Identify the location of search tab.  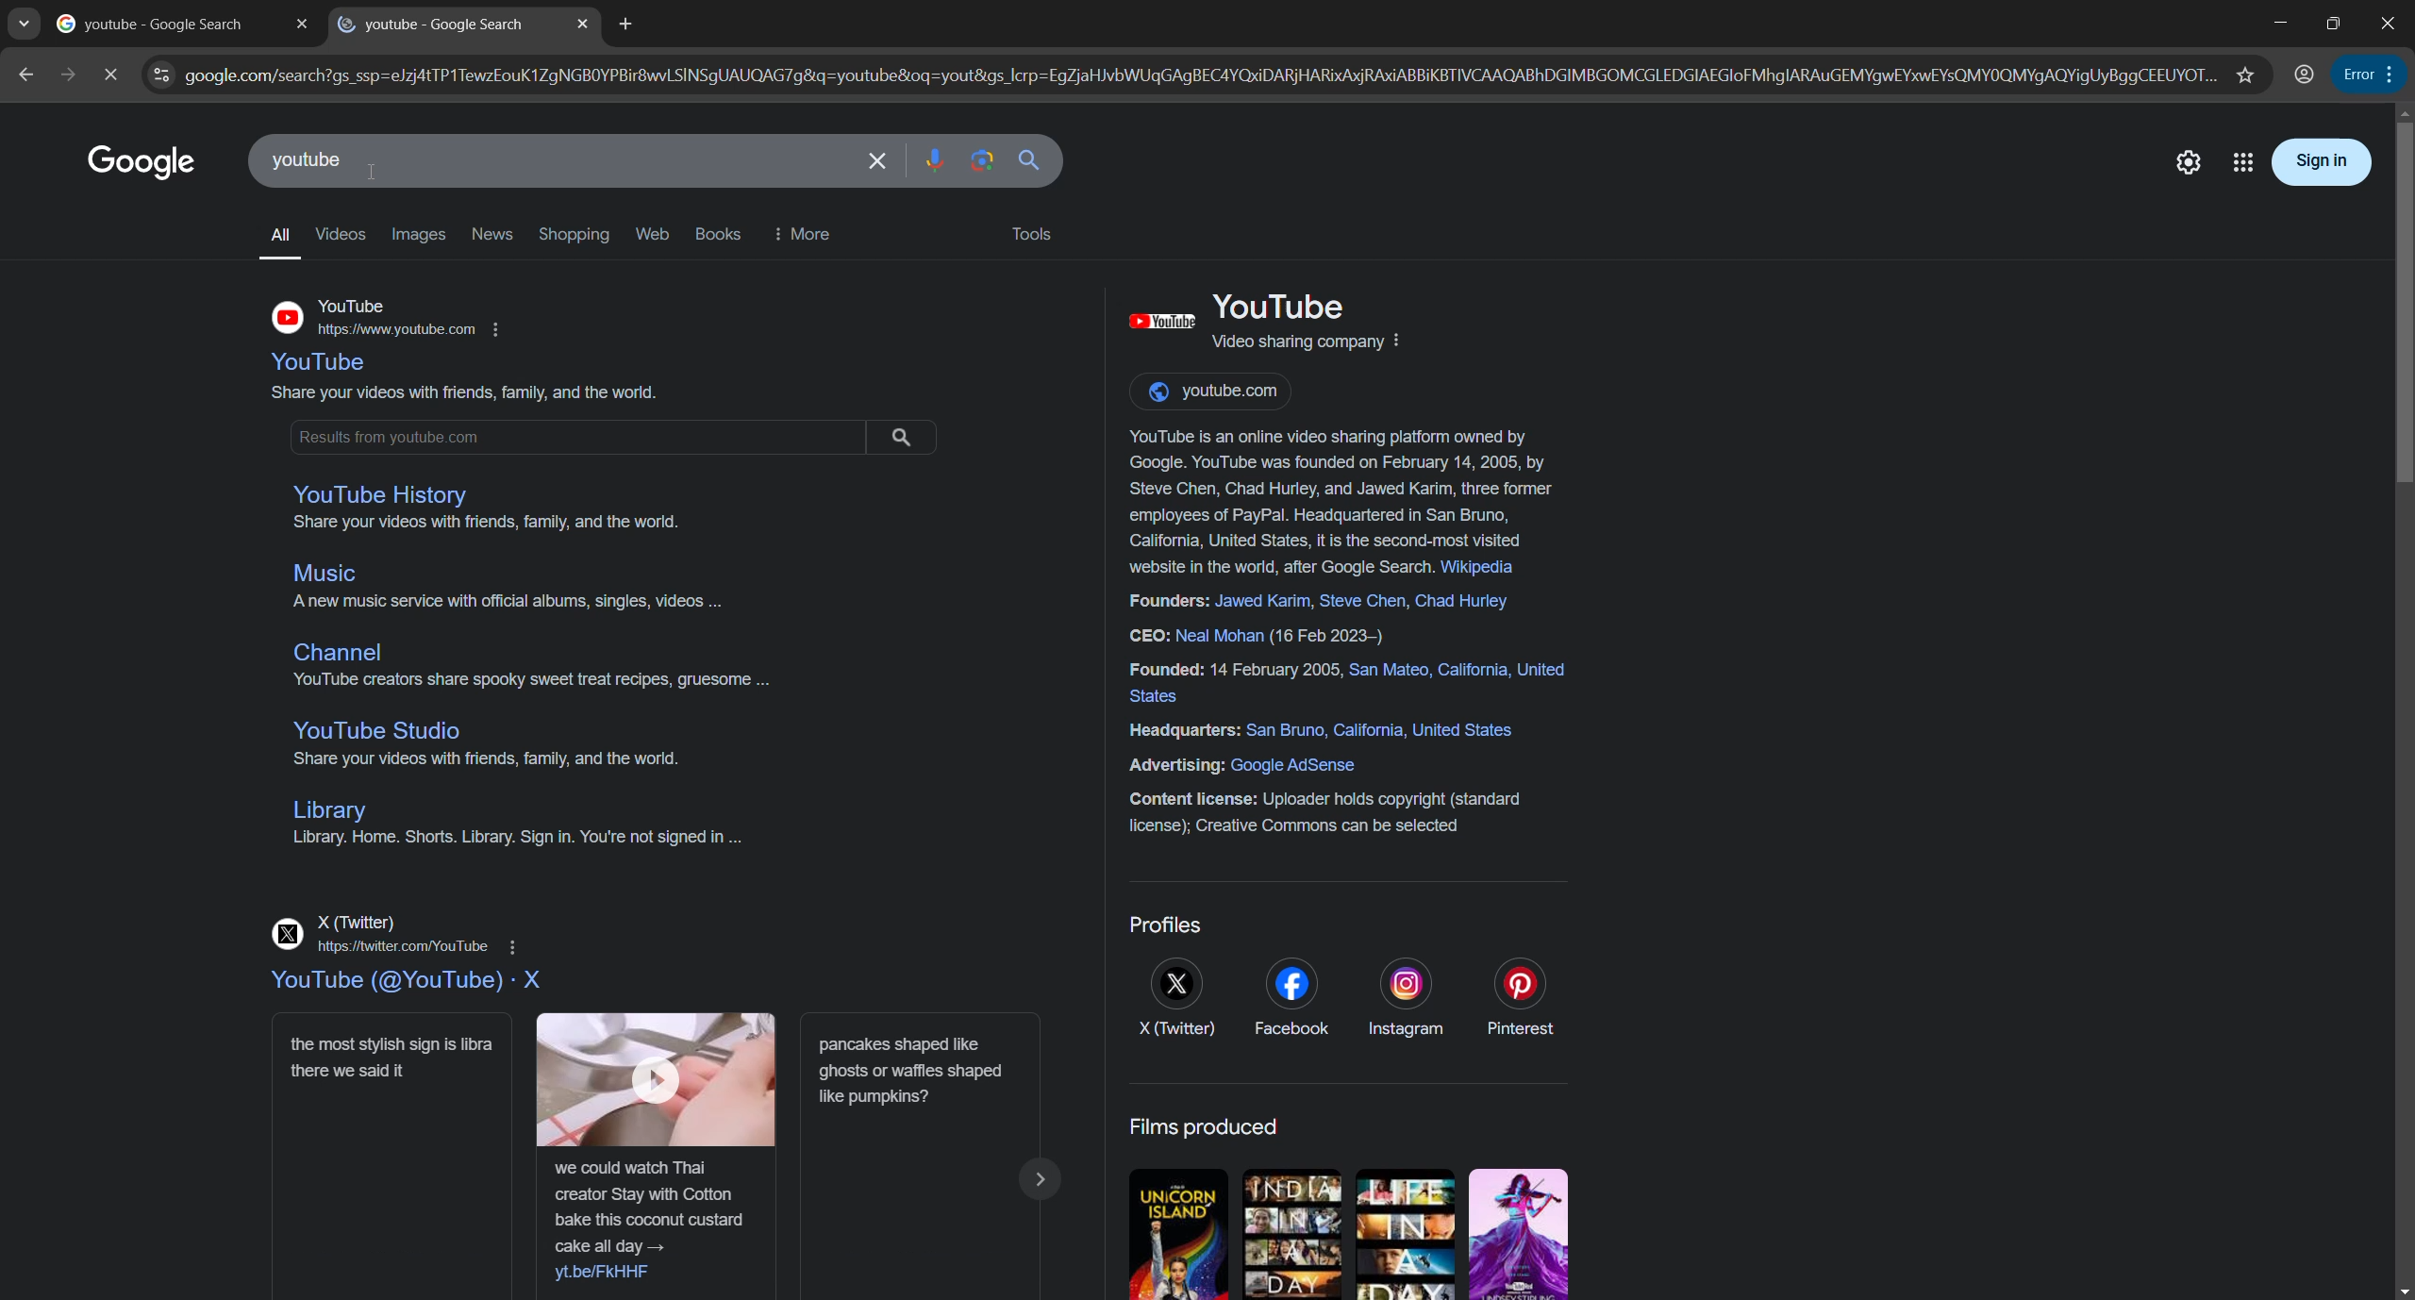
(21, 22).